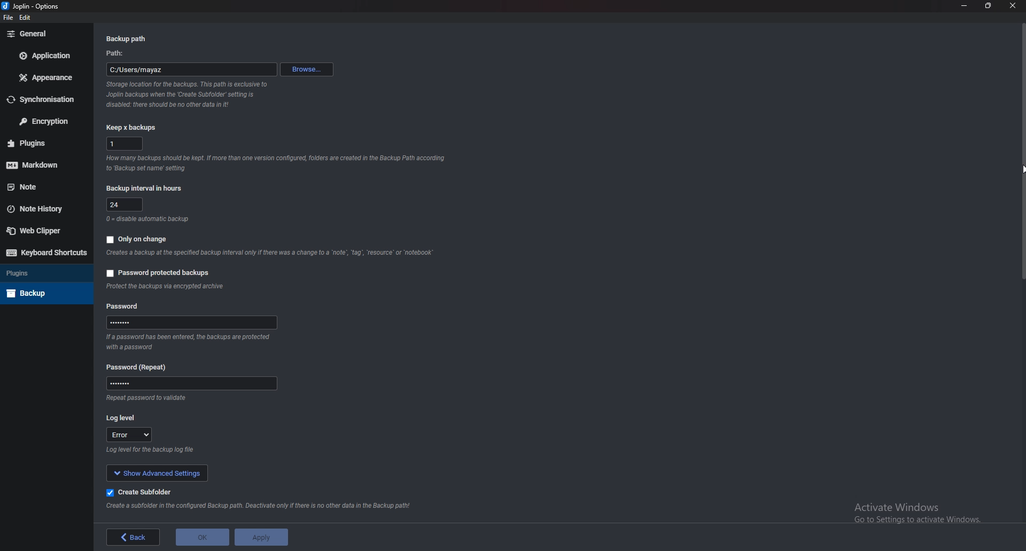 This screenshot has width=1026, height=551. What do you see at coordinates (191, 69) in the screenshot?
I see `path` at bounding box center [191, 69].